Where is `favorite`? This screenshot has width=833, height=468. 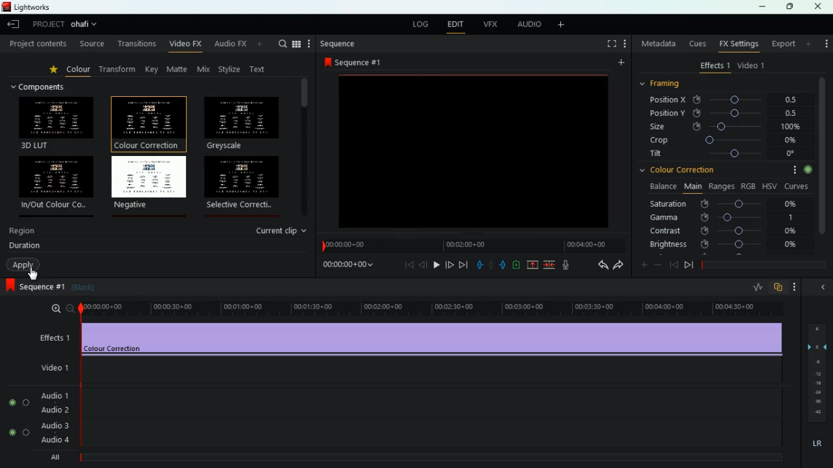 favorite is located at coordinates (56, 71).